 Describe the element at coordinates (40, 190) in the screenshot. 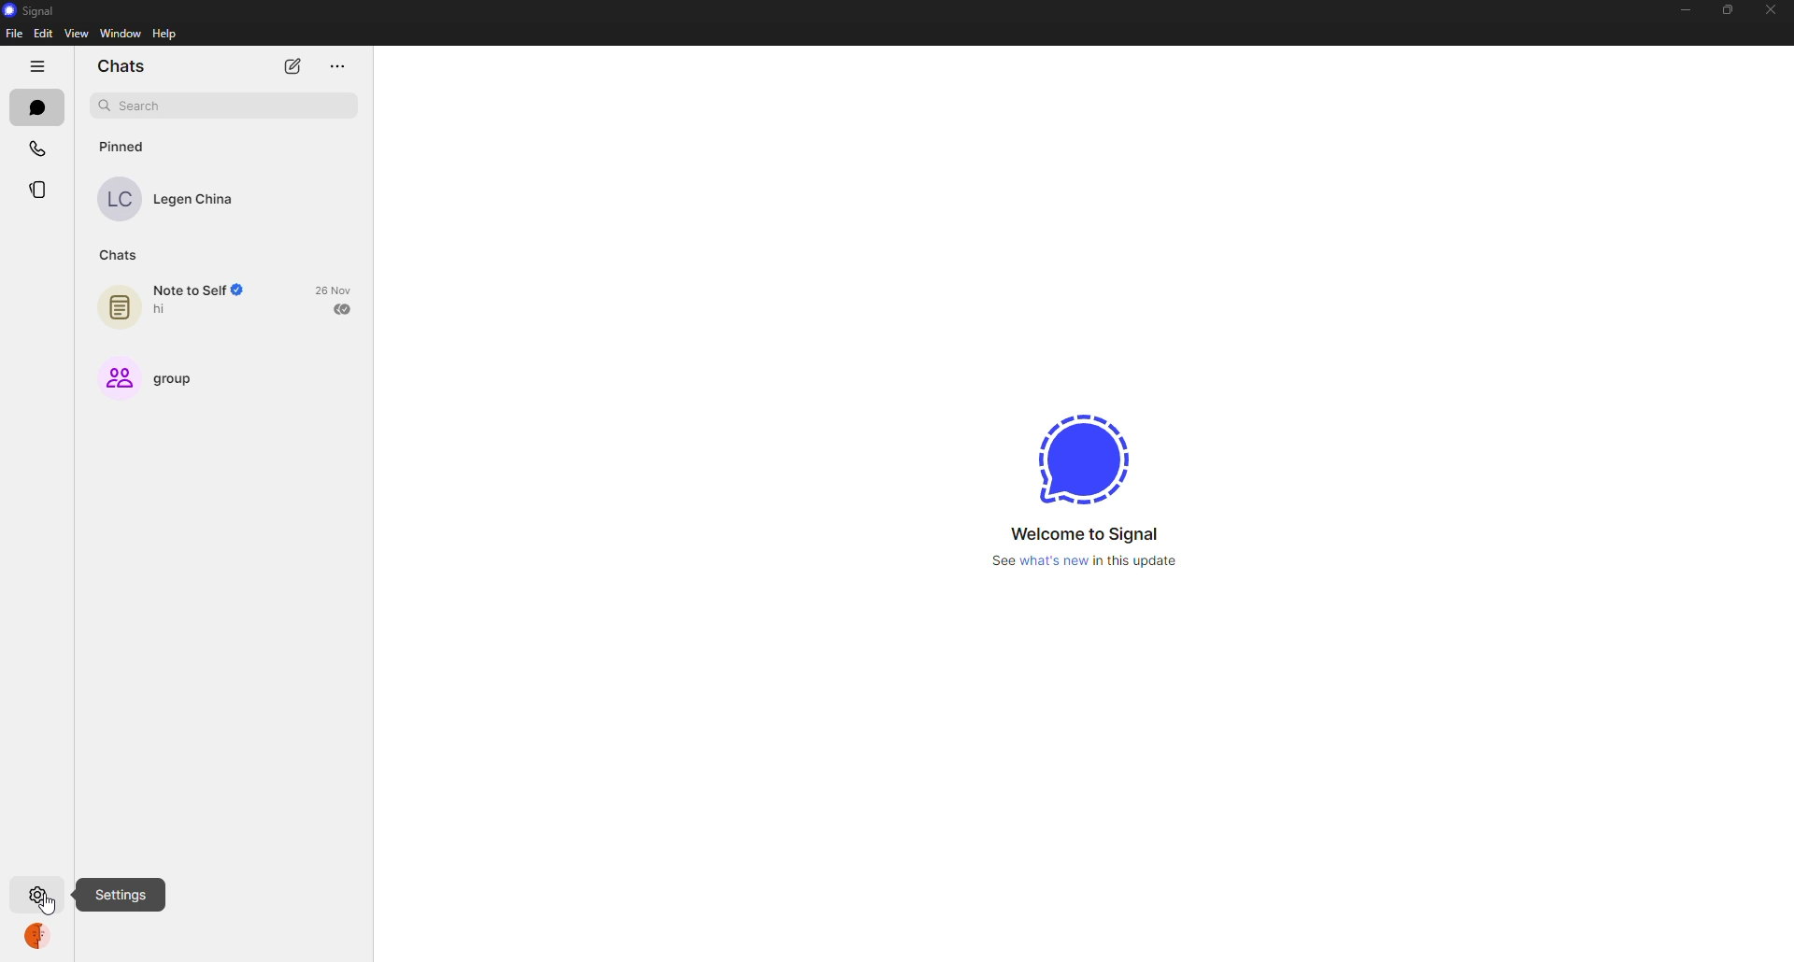

I see `stories` at that location.